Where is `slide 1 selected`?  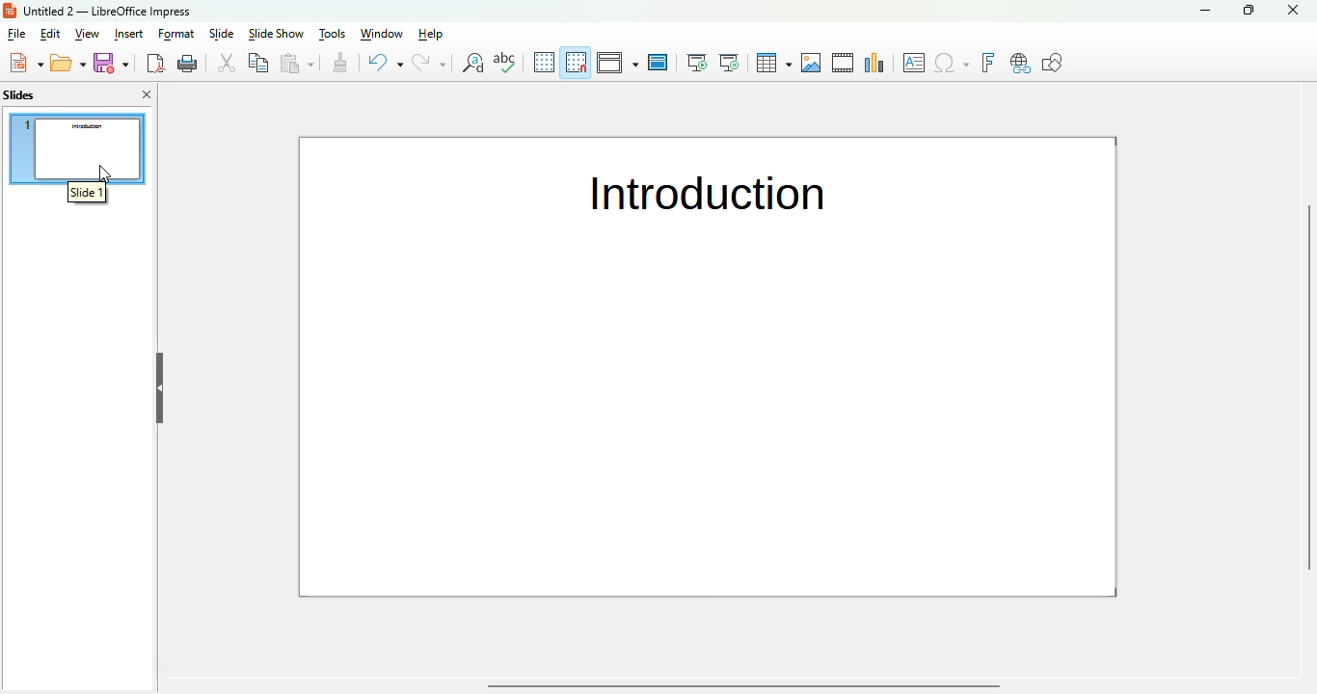 slide 1 selected is located at coordinates (77, 146).